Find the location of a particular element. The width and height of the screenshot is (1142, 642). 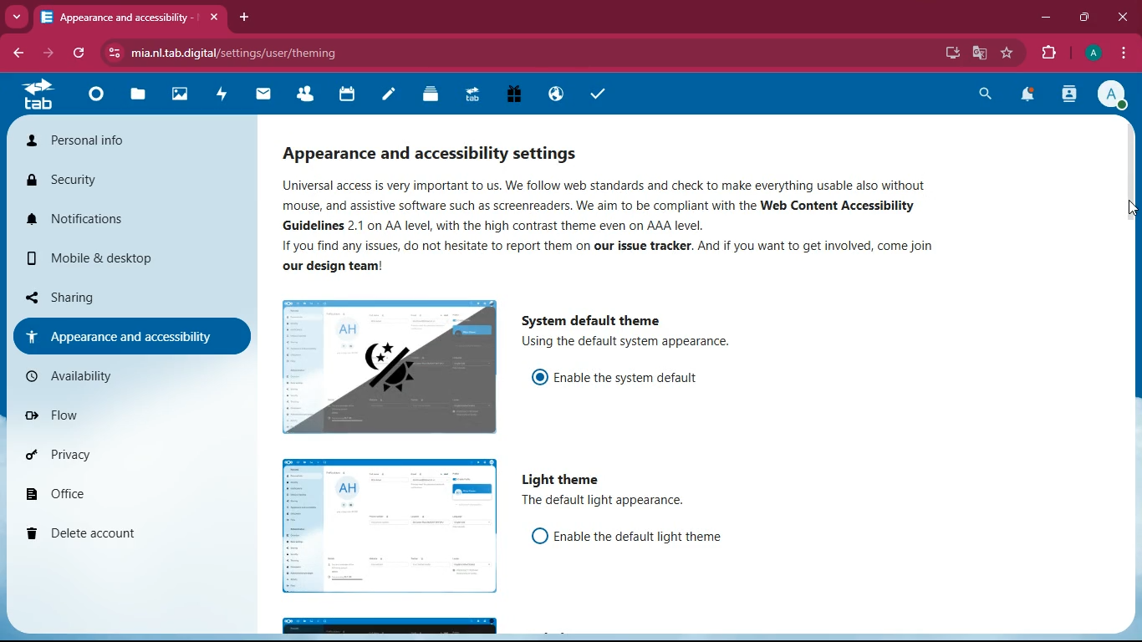

menu is located at coordinates (1121, 52).